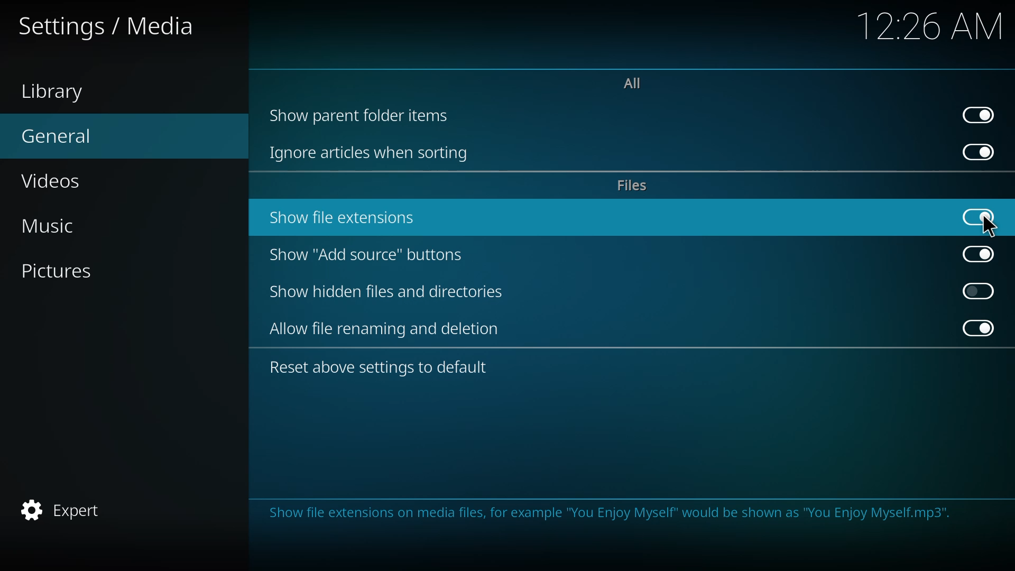  I want to click on reset above settings to default, so click(381, 369).